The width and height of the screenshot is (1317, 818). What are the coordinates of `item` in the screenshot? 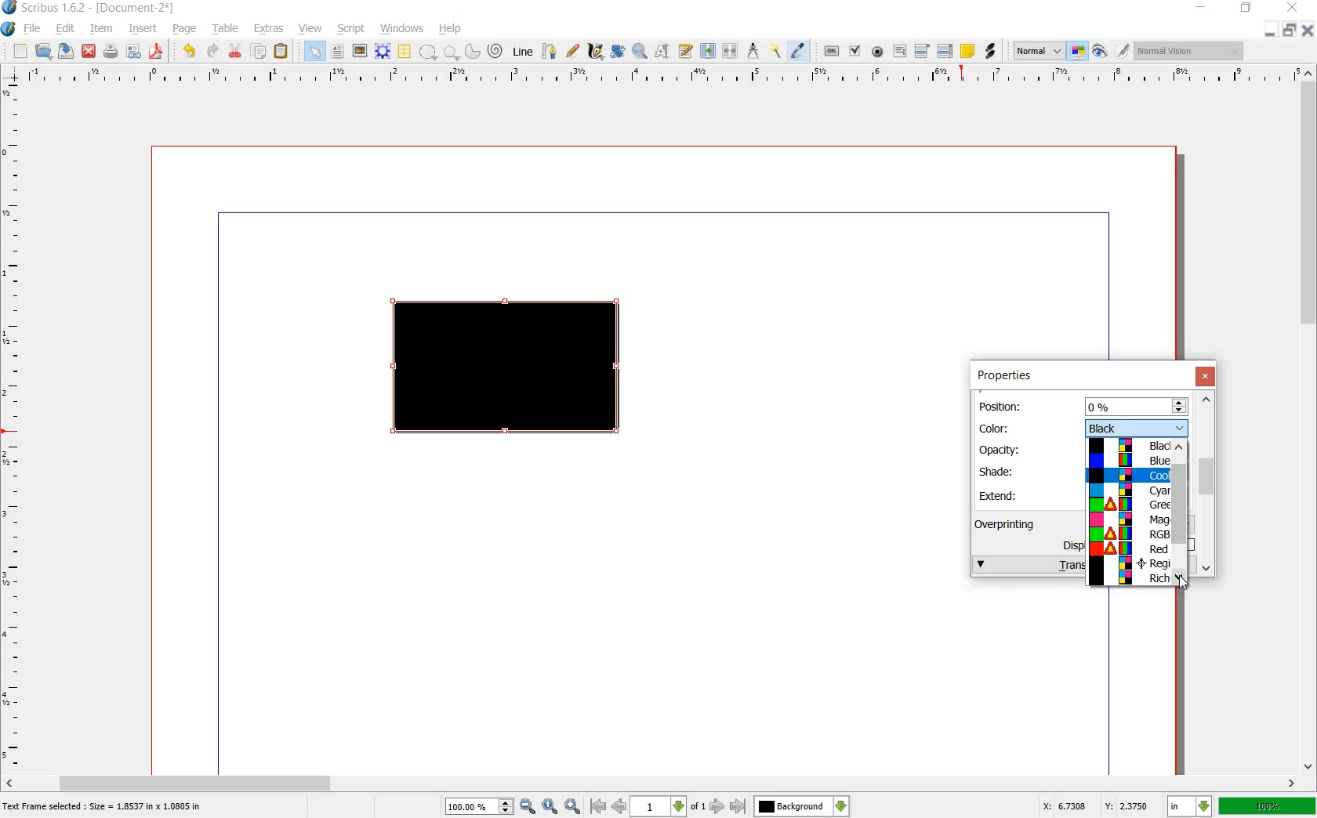 It's located at (100, 31).